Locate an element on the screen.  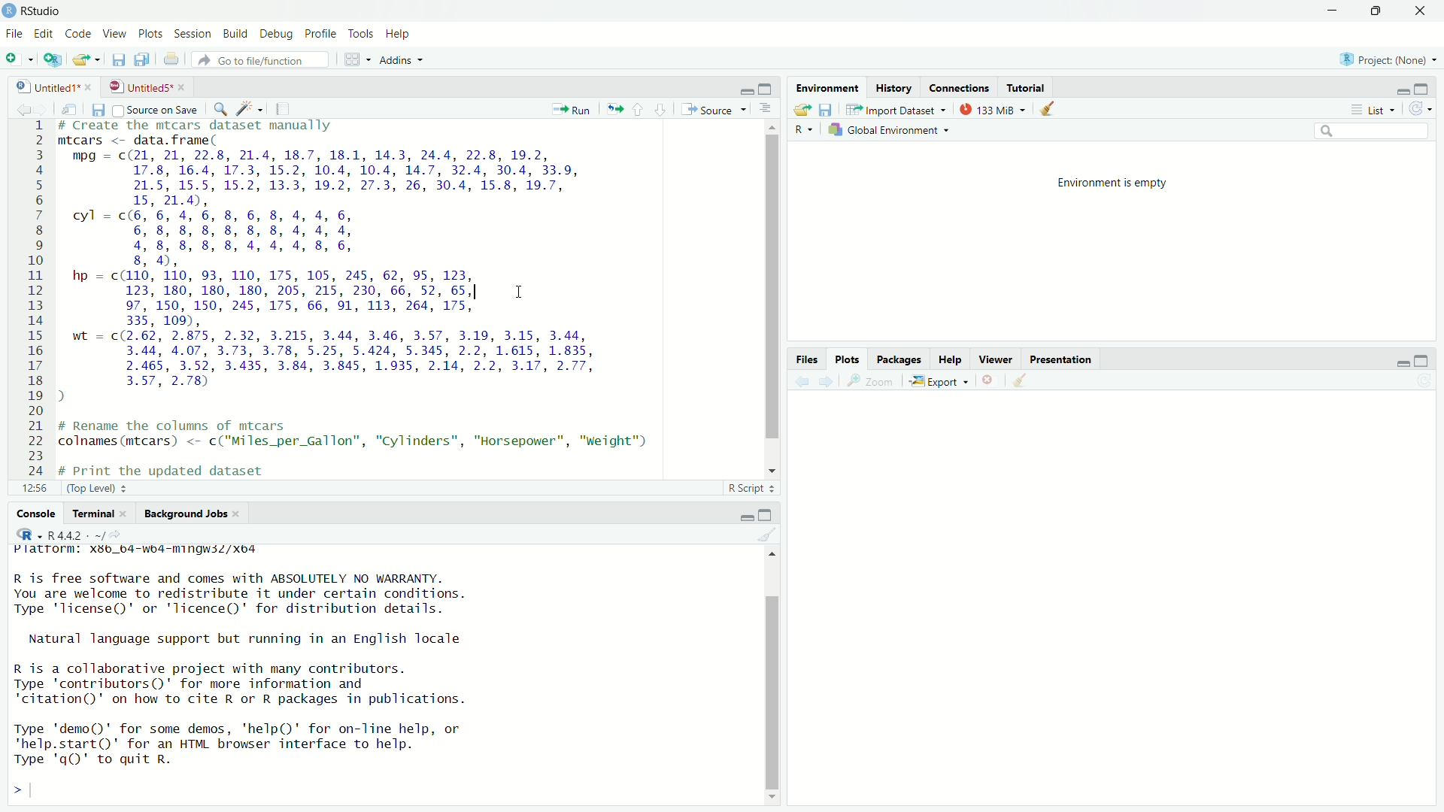
move is located at coordinates (69, 108).